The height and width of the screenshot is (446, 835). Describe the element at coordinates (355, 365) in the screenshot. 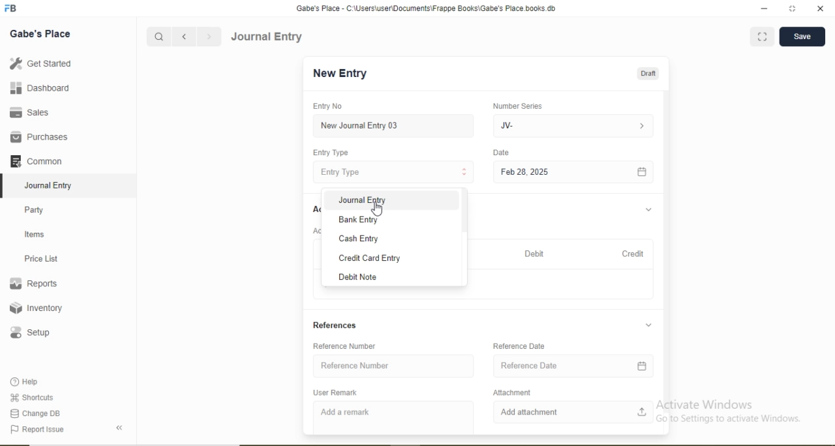

I see `Reference Number` at that location.